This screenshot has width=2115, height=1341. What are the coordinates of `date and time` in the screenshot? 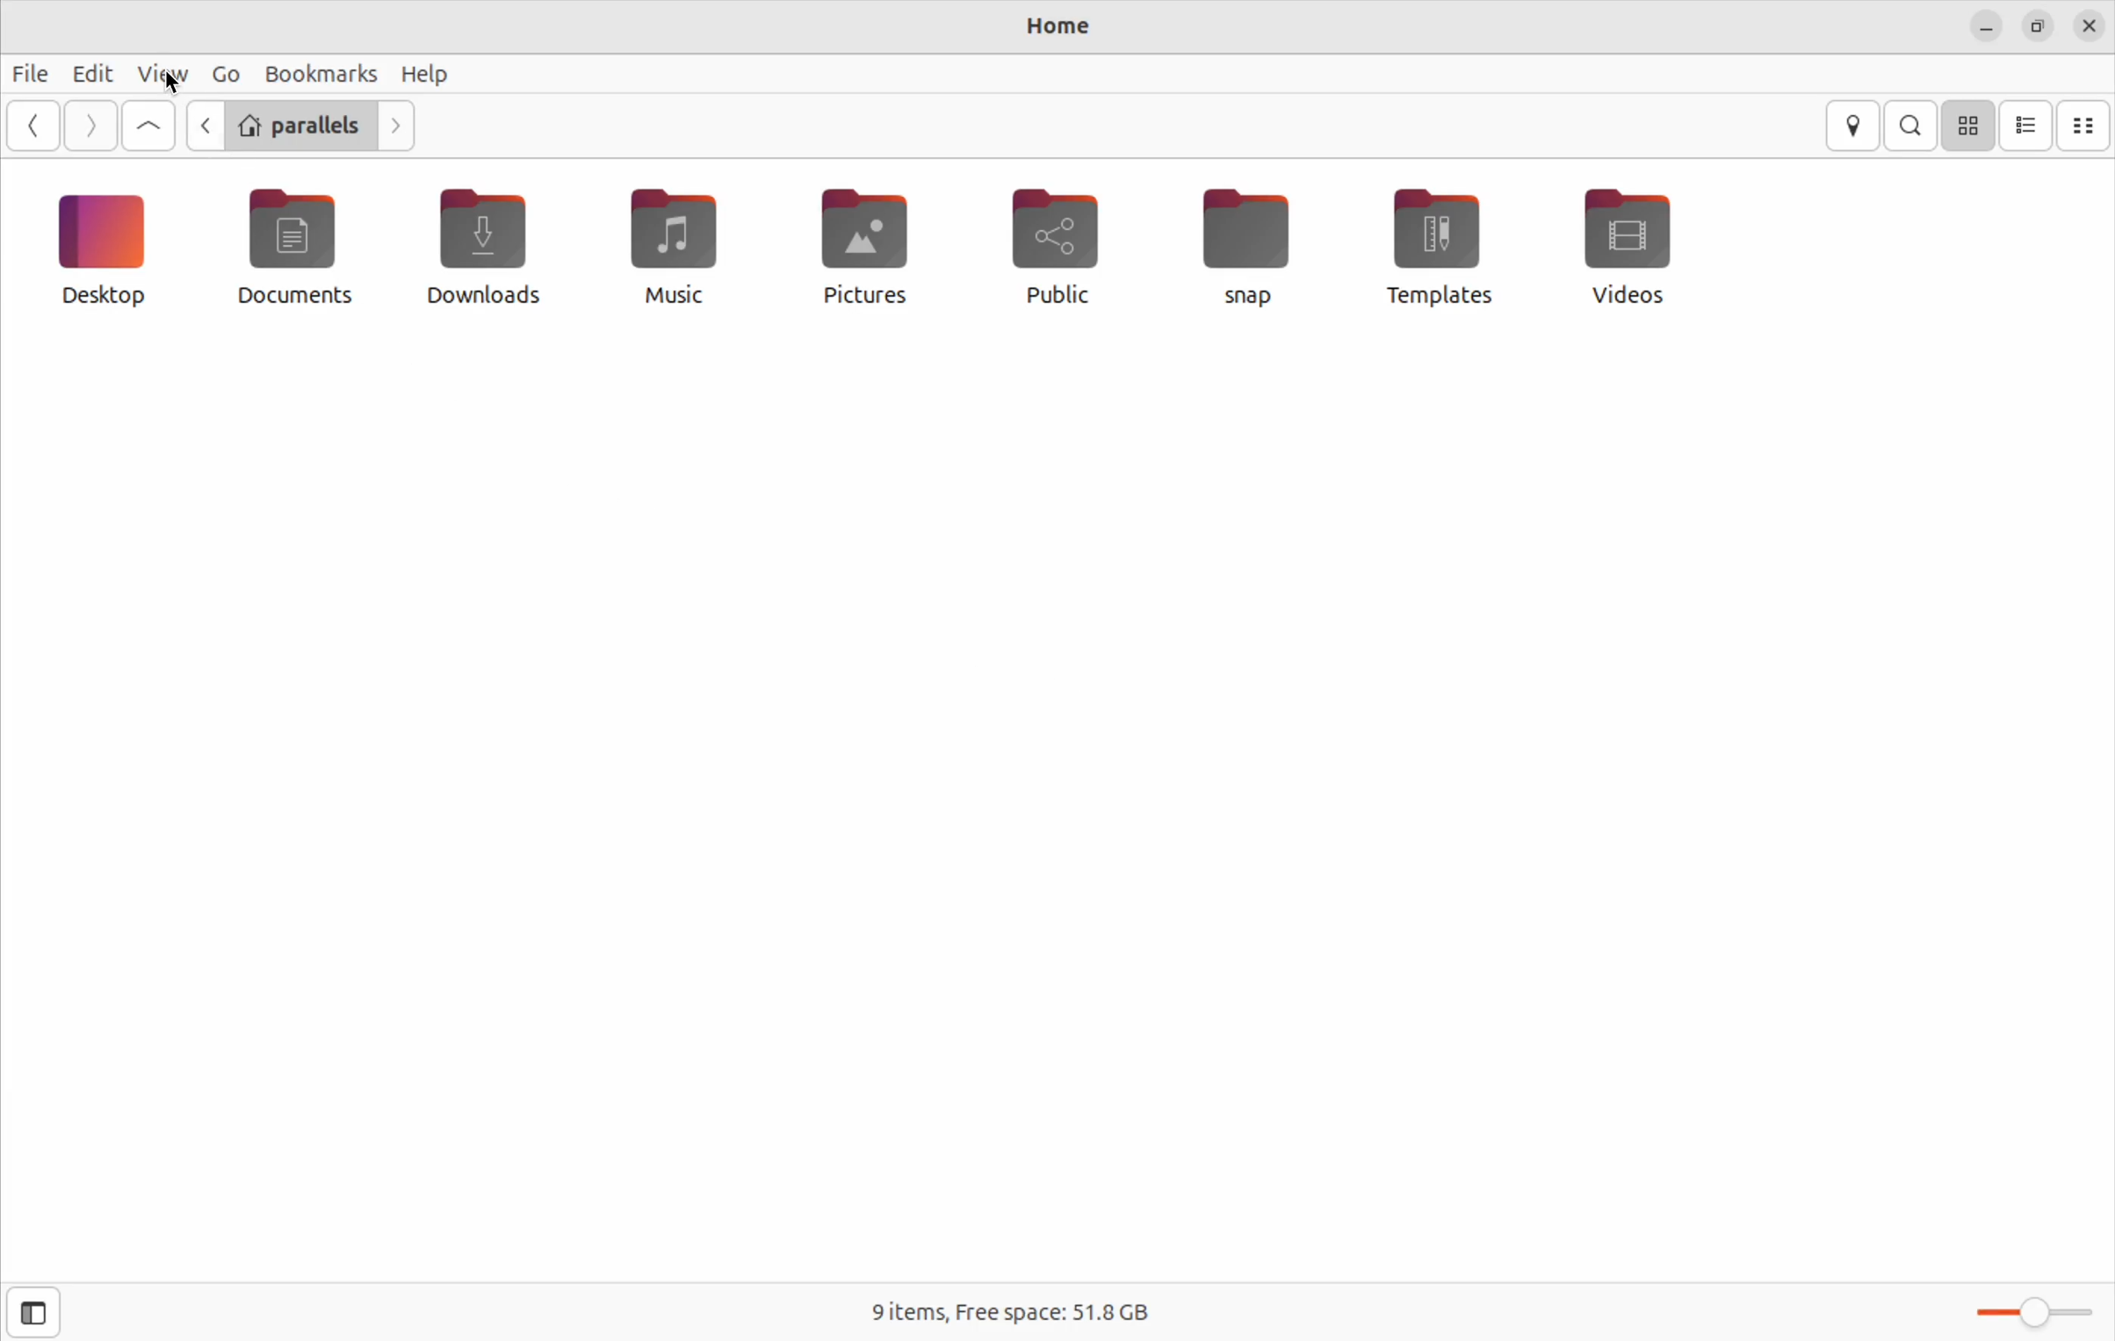 It's located at (2089, 25).